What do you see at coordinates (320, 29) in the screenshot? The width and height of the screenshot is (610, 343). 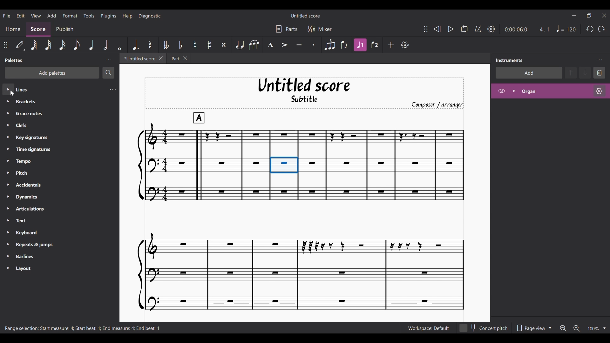 I see `Mixer settings` at bounding box center [320, 29].